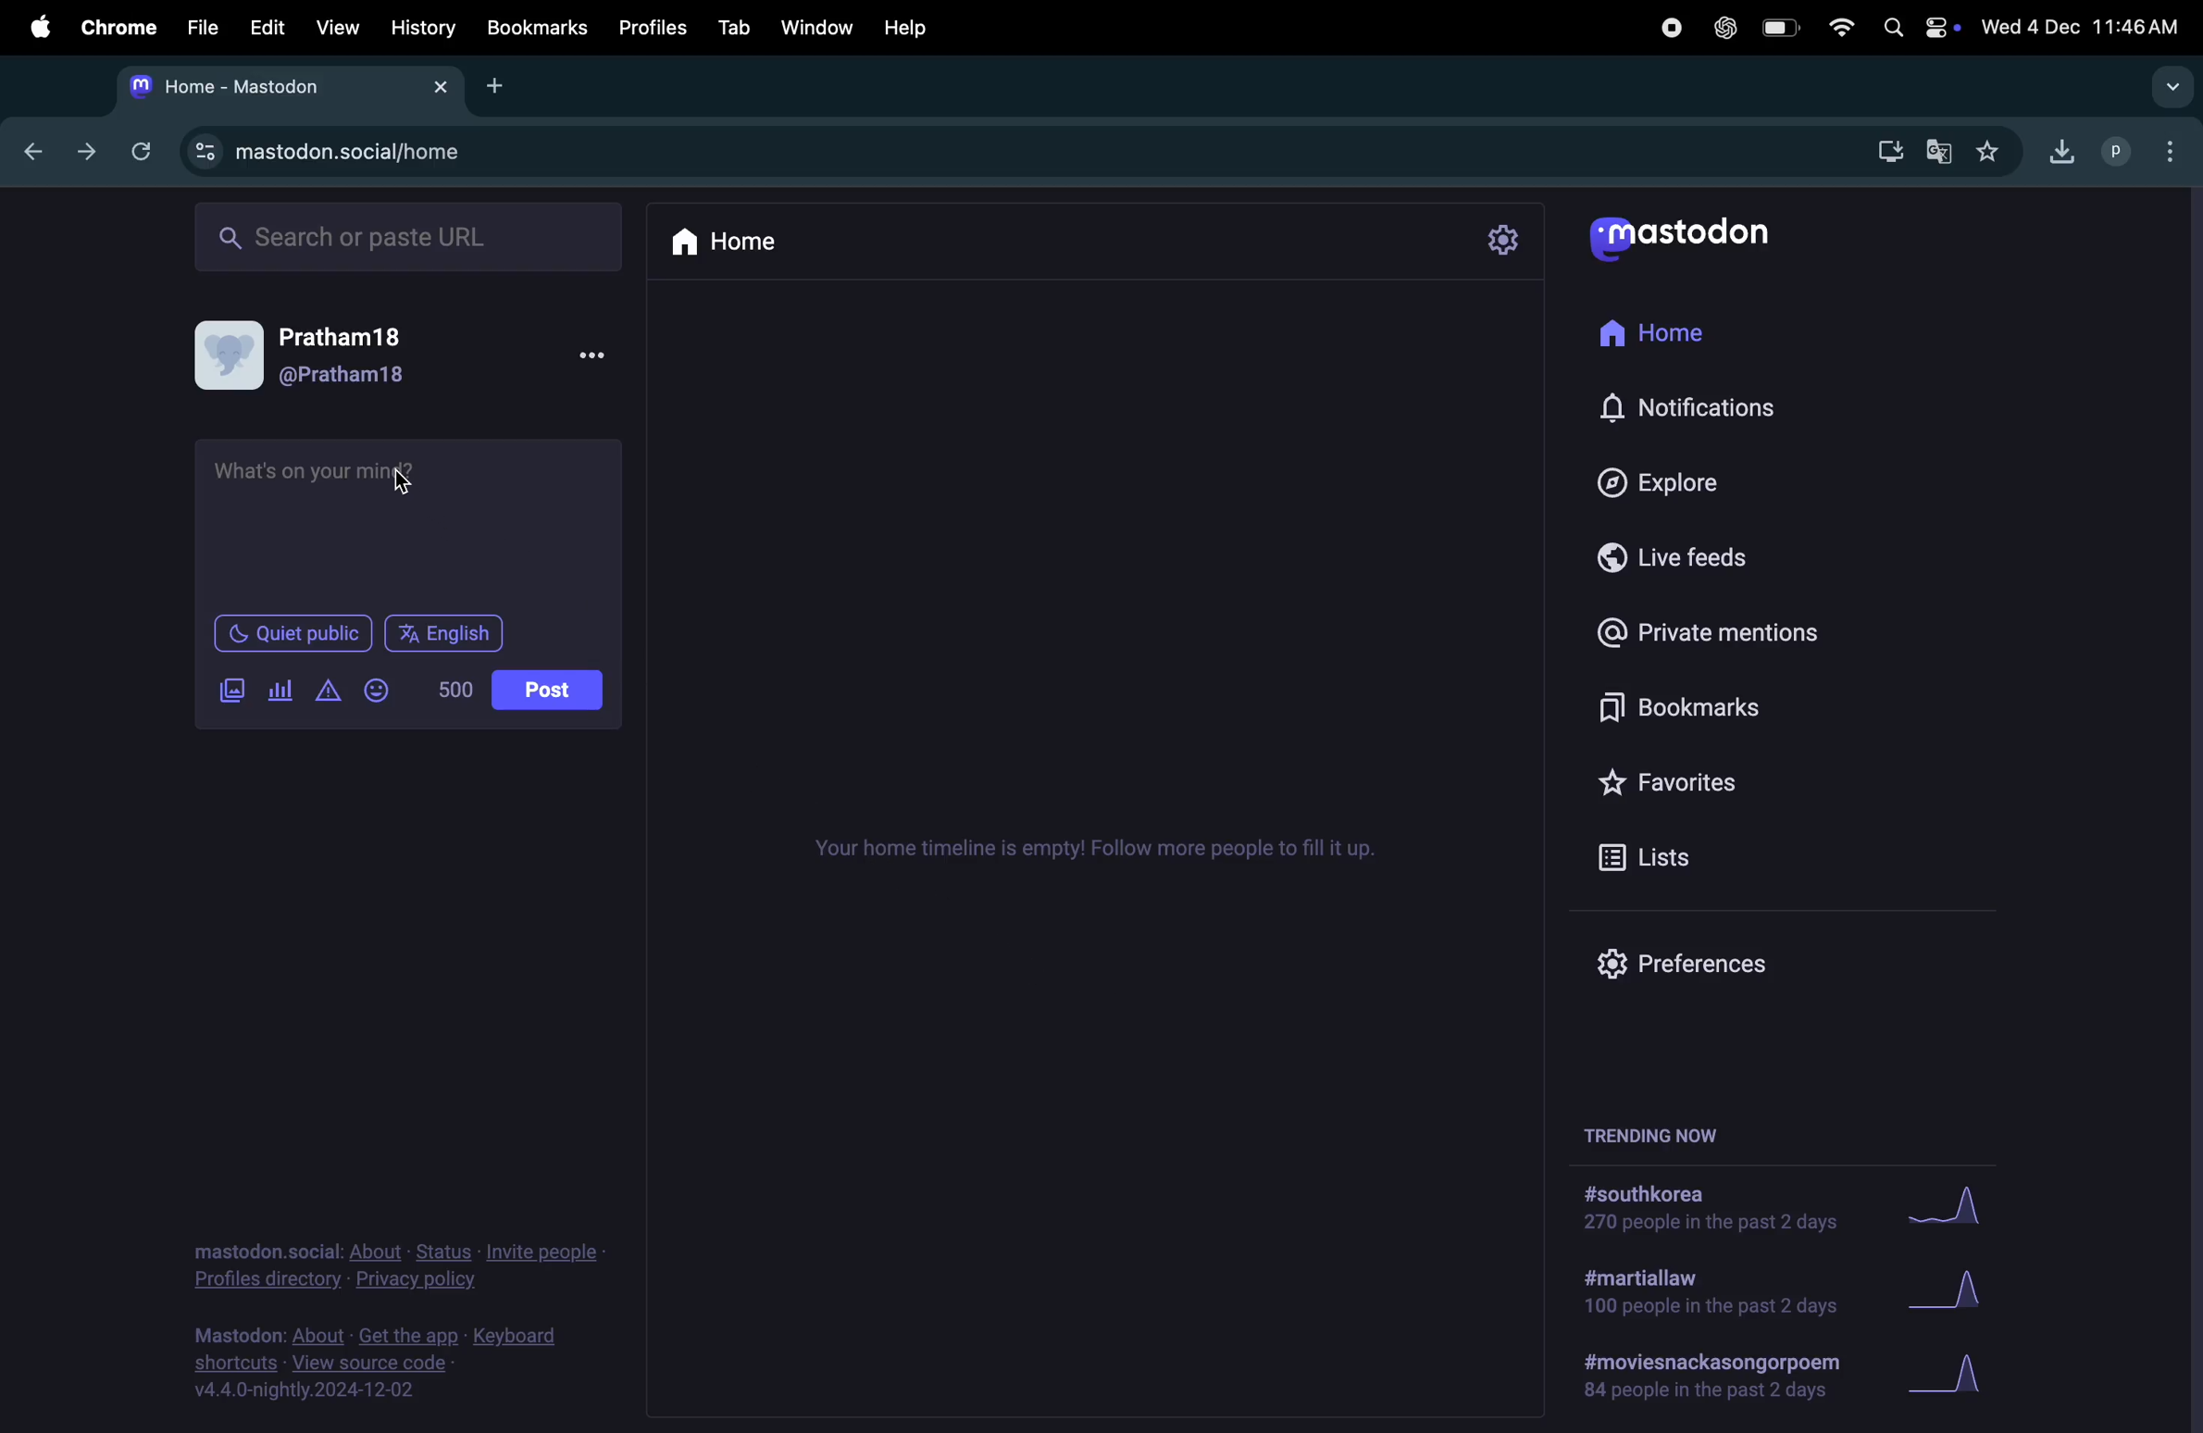 The image size is (2203, 1433). I want to click on notifications, so click(1687, 410).